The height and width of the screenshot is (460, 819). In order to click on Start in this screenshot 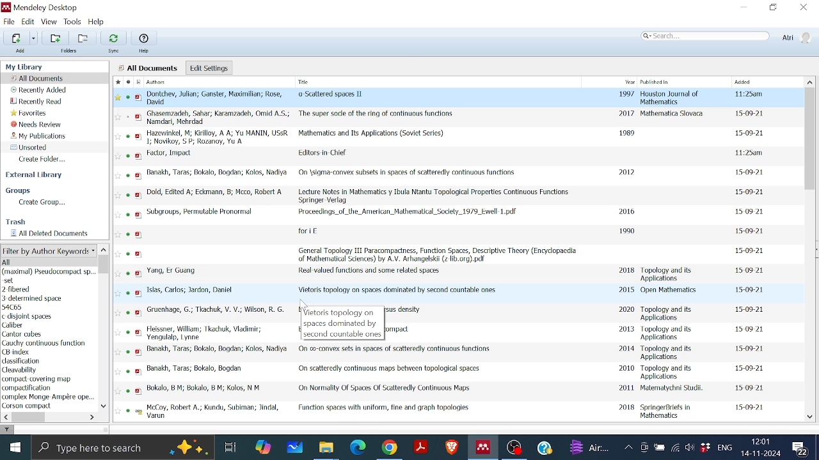, I will do `click(14, 447)`.